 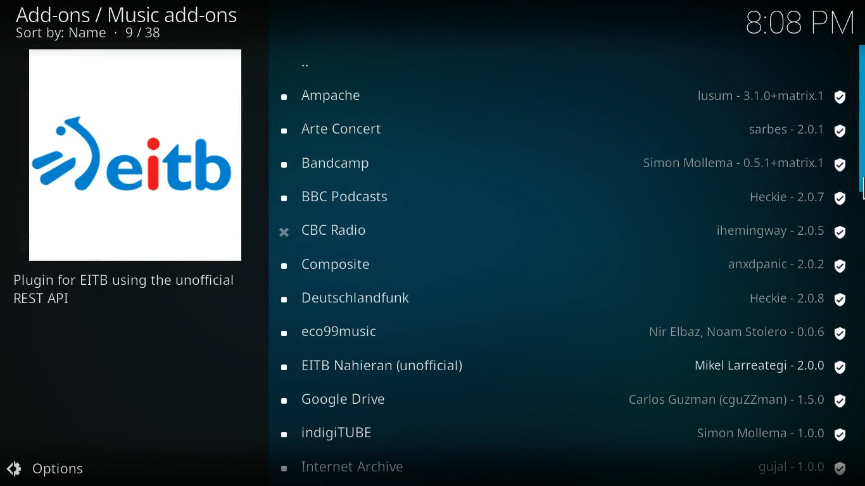 What do you see at coordinates (770, 366) in the screenshot?
I see `provide` at bounding box center [770, 366].